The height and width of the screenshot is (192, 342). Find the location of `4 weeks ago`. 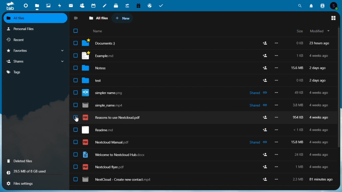

4 weeks ago is located at coordinates (318, 142).